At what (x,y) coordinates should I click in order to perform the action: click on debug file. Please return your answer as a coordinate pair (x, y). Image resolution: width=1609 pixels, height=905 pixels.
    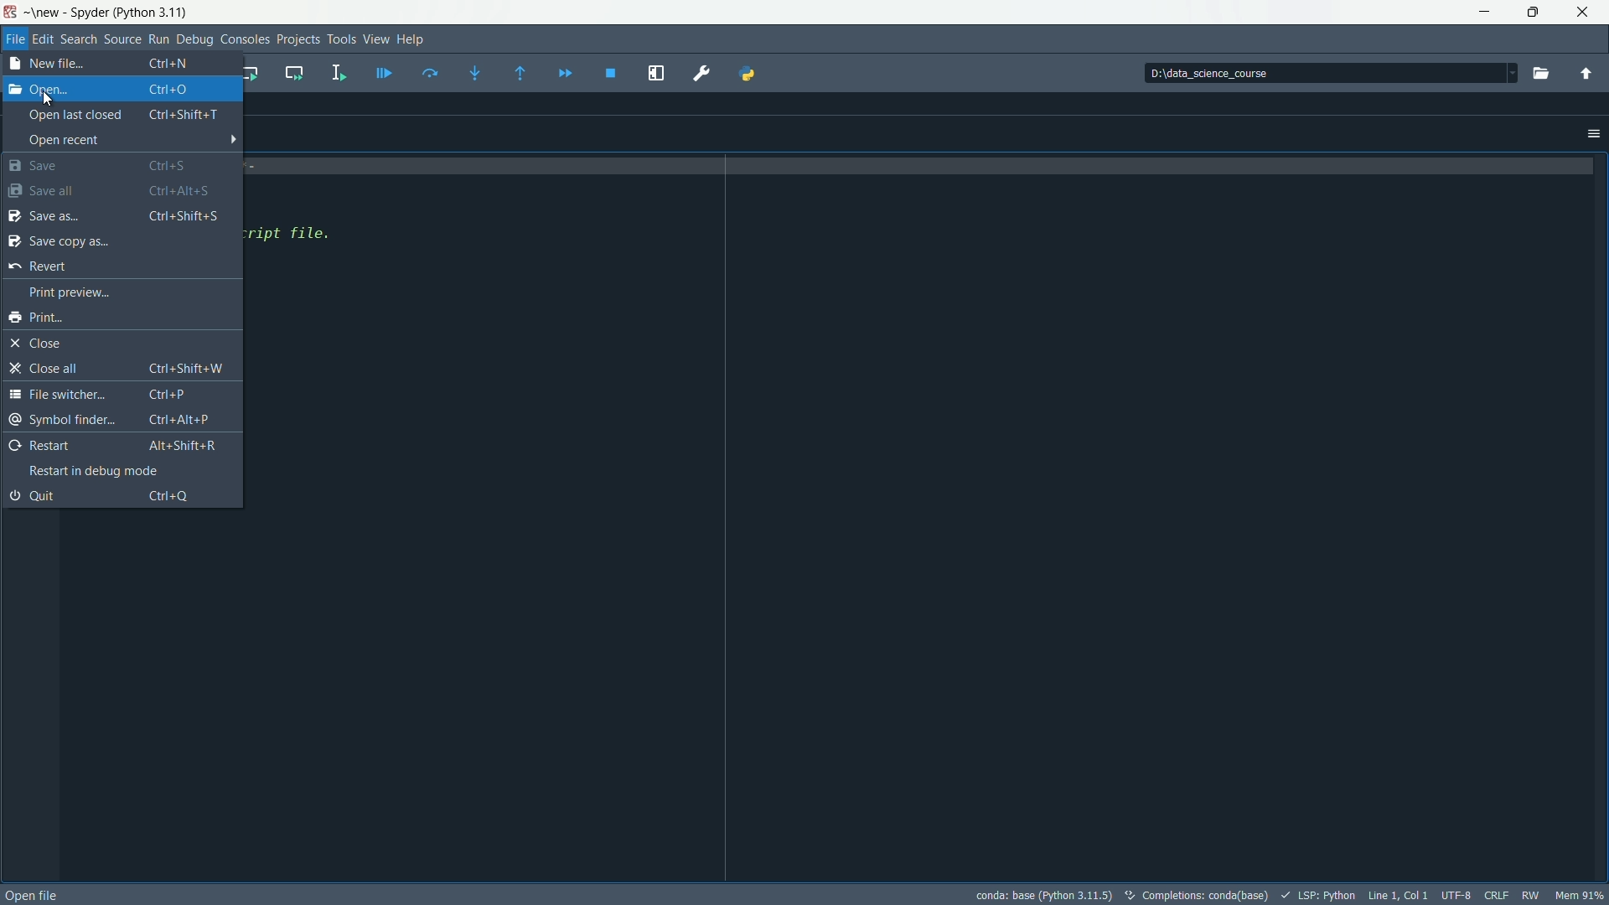
    Looking at the image, I should click on (385, 74).